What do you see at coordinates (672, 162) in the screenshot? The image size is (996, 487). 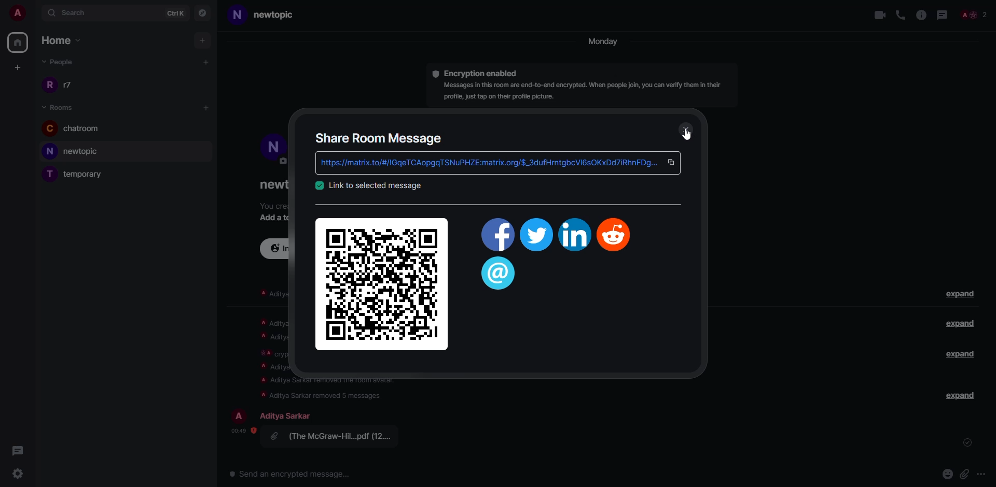 I see `copy` at bounding box center [672, 162].